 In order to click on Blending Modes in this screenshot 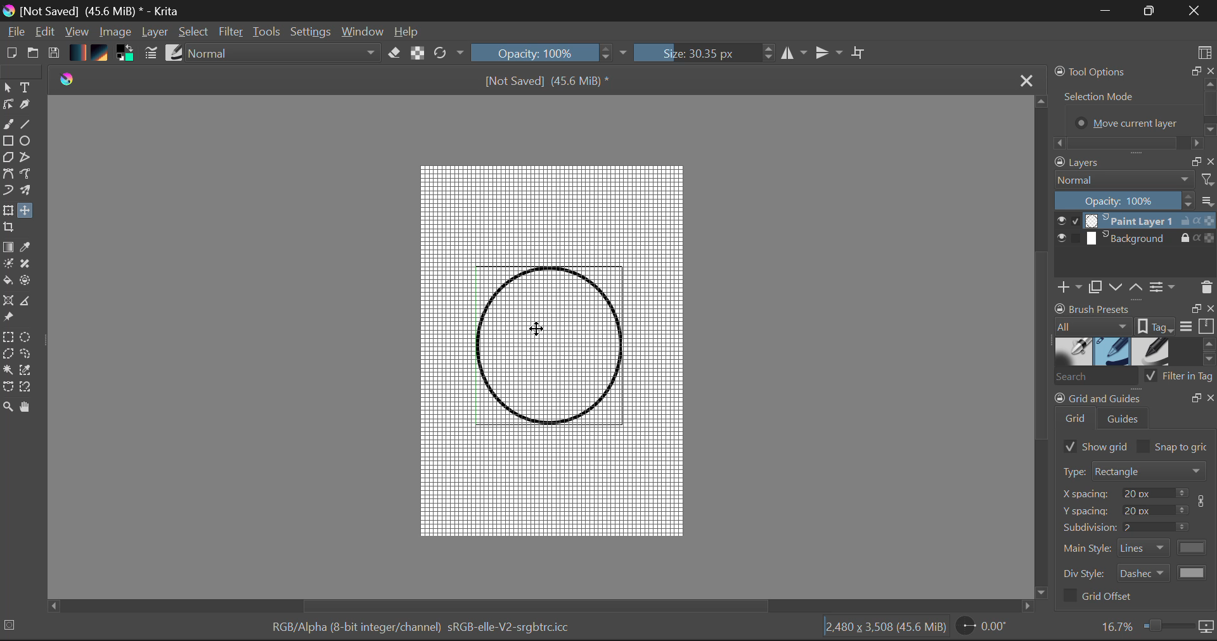, I will do `click(280, 54)`.